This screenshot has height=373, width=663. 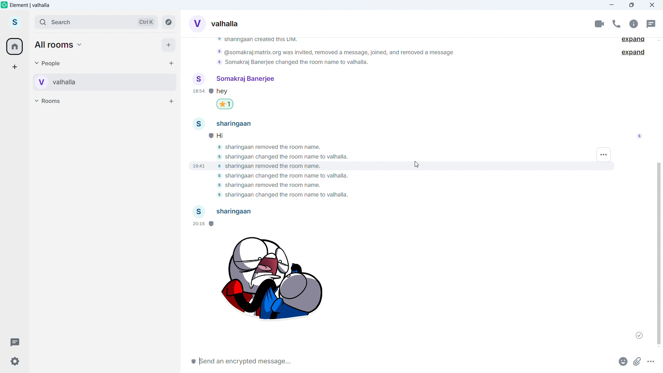 I want to click on Settings, so click(x=15, y=361).